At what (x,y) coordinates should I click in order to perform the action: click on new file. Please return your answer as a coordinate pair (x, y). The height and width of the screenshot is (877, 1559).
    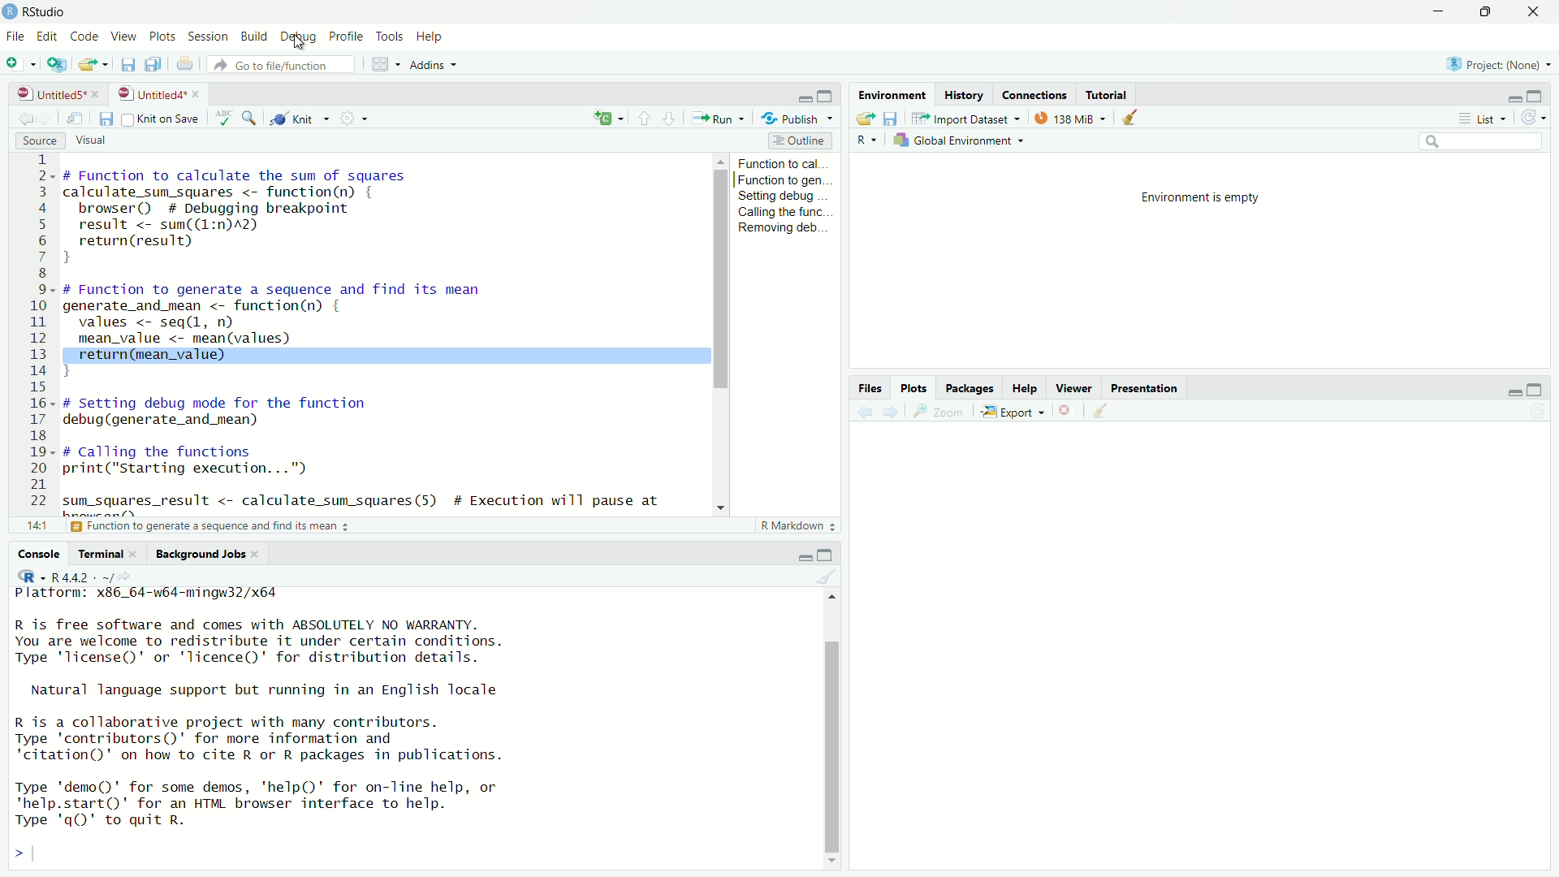
    Looking at the image, I should click on (20, 64).